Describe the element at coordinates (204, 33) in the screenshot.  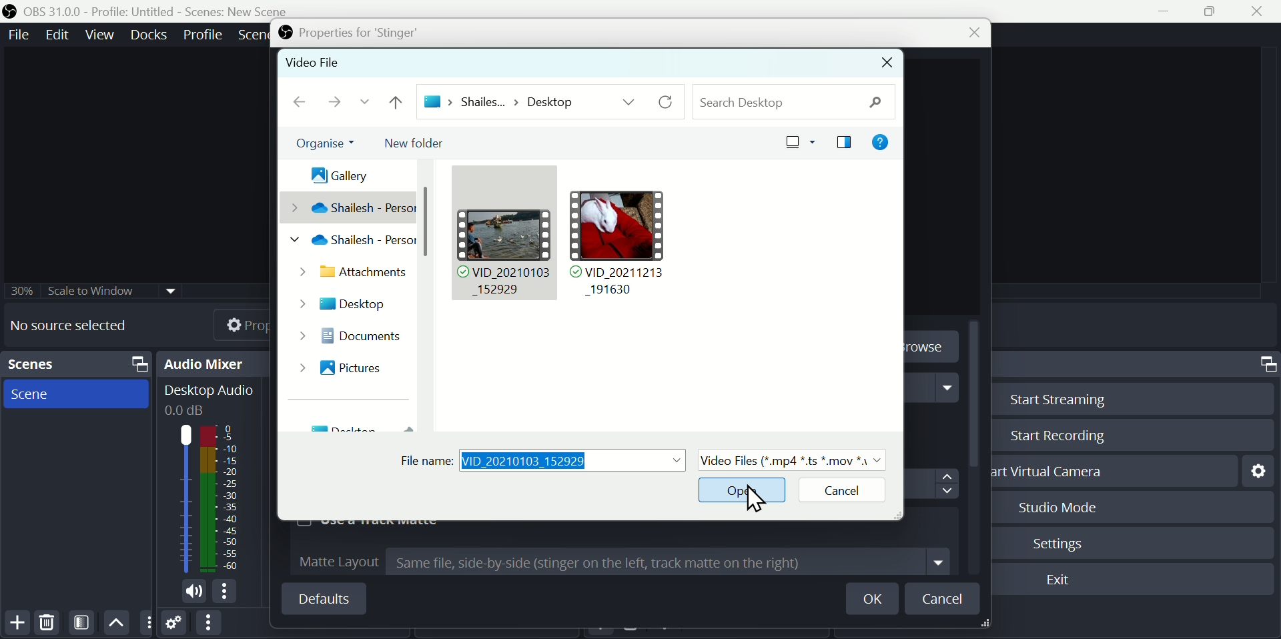
I see `` at that location.